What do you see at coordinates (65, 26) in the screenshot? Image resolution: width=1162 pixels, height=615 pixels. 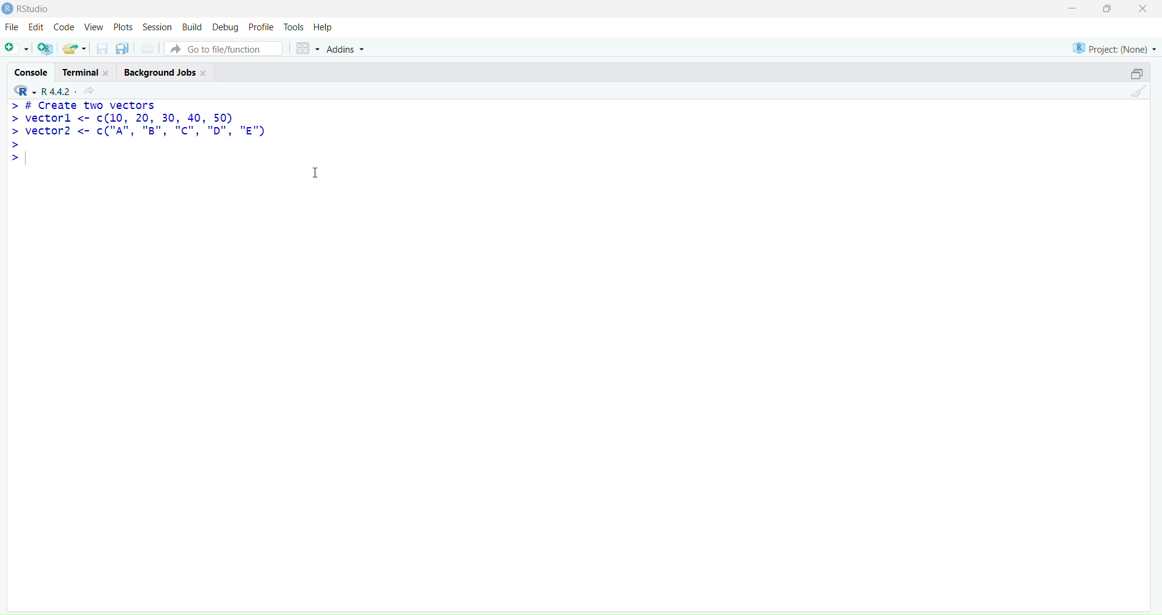 I see `Code` at bounding box center [65, 26].